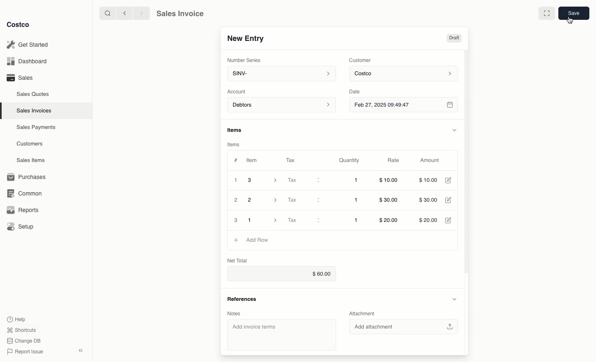 This screenshot has width=596, height=362. Describe the element at coordinates (293, 160) in the screenshot. I see `Tax` at that location.